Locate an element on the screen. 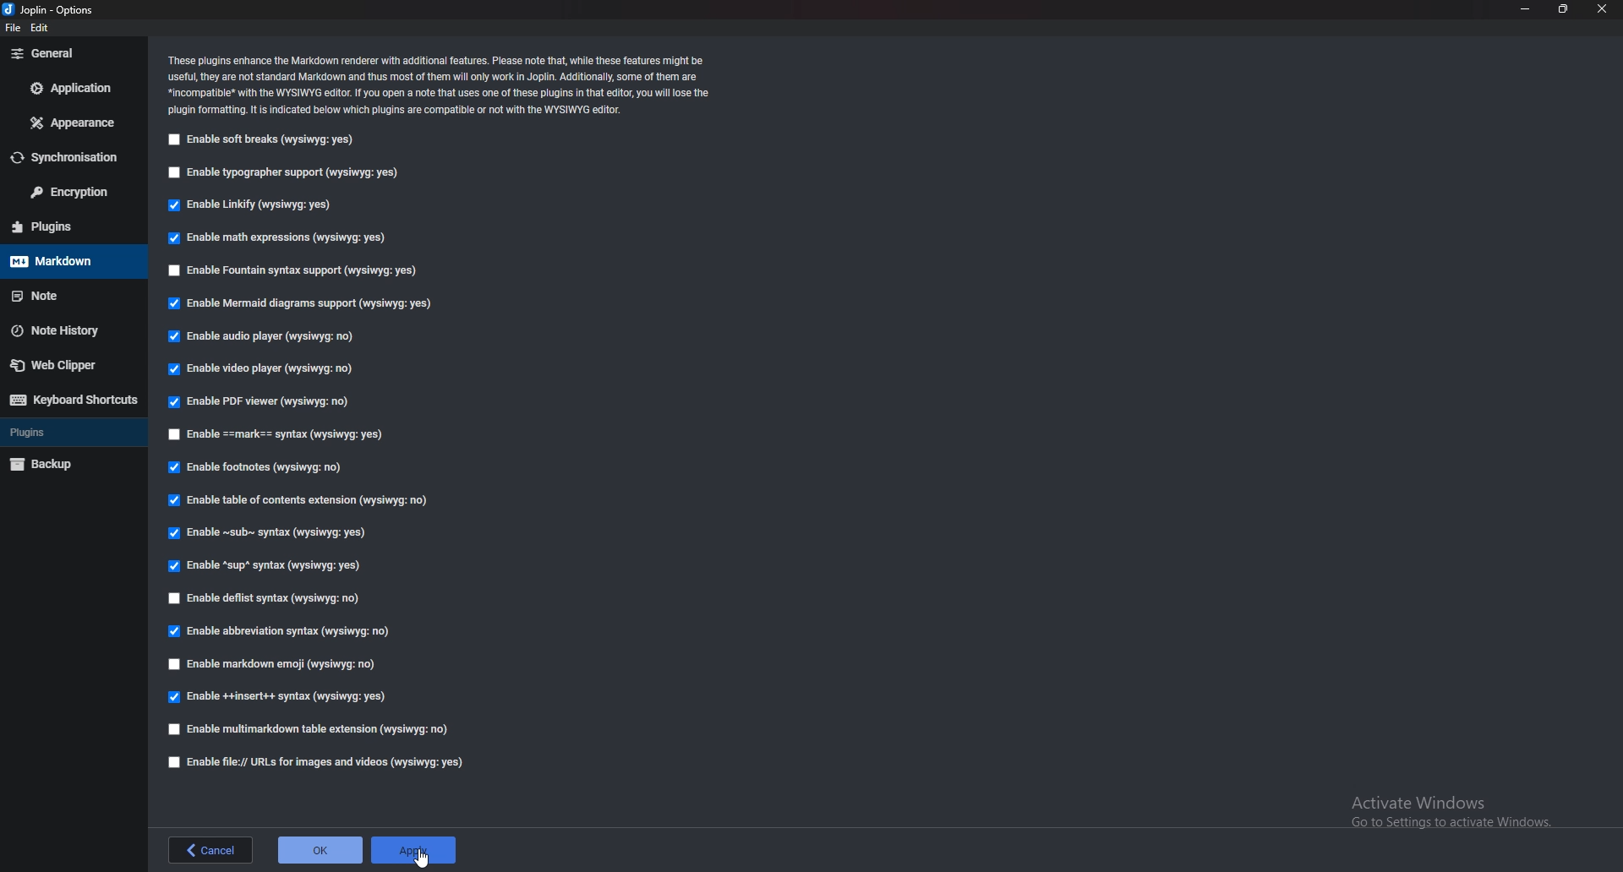  Backup is located at coordinates (68, 465).